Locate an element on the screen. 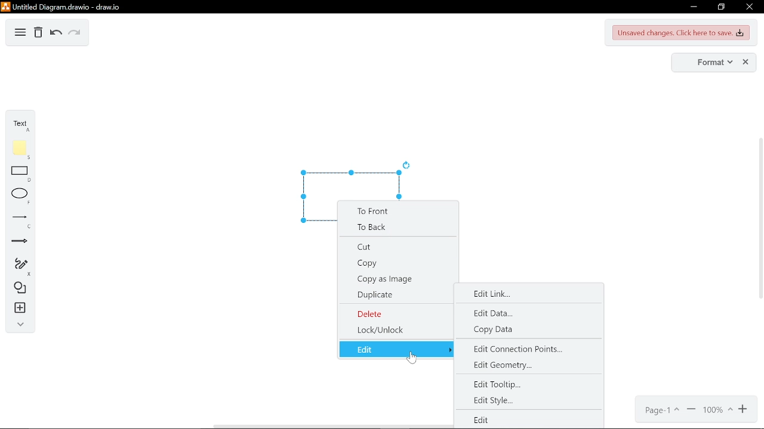 Image resolution: width=764 pixels, height=429 pixels. draw.io logo is located at coordinates (6, 7).